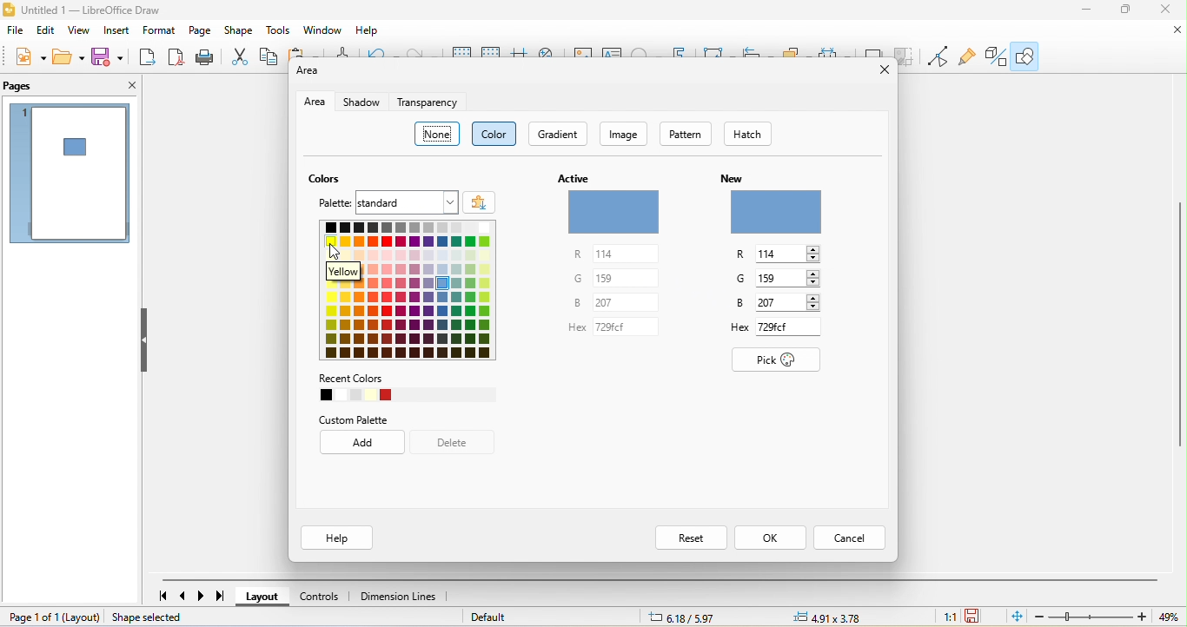 The image size is (1187, 627). What do you see at coordinates (783, 255) in the screenshot?
I see `r 114` at bounding box center [783, 255].